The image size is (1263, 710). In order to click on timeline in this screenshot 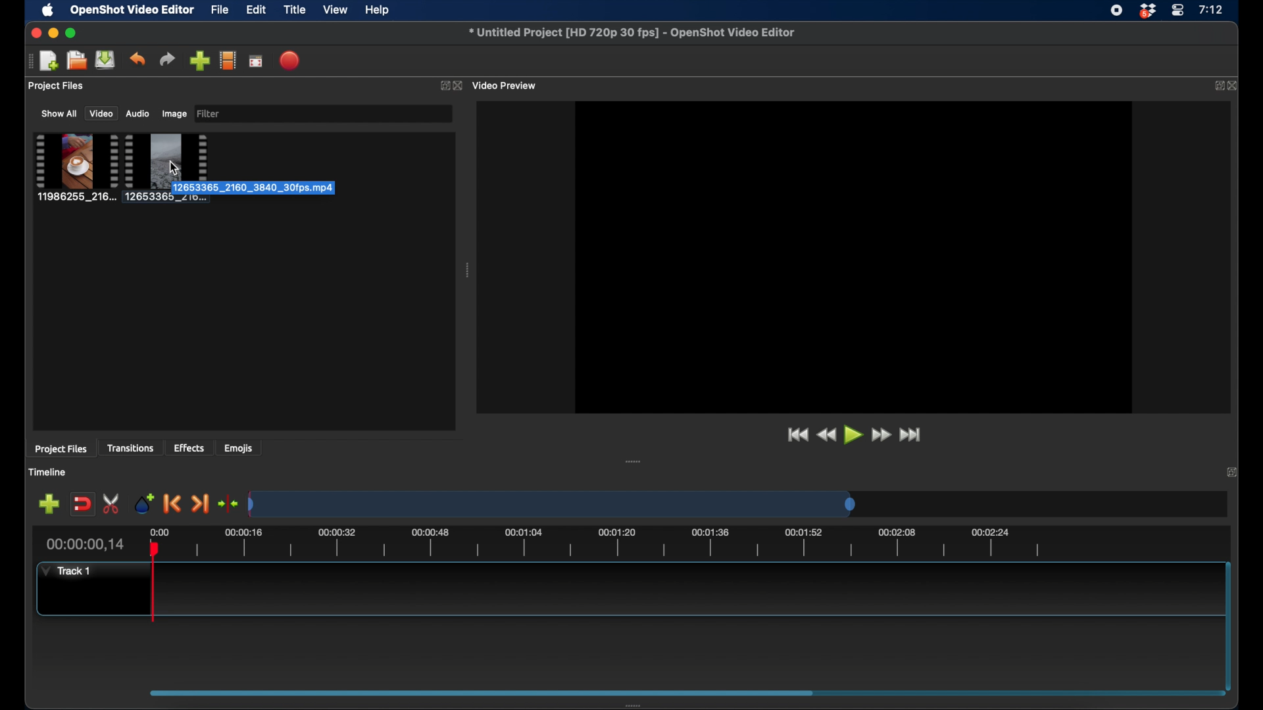, I will do `click(613, 545)`.